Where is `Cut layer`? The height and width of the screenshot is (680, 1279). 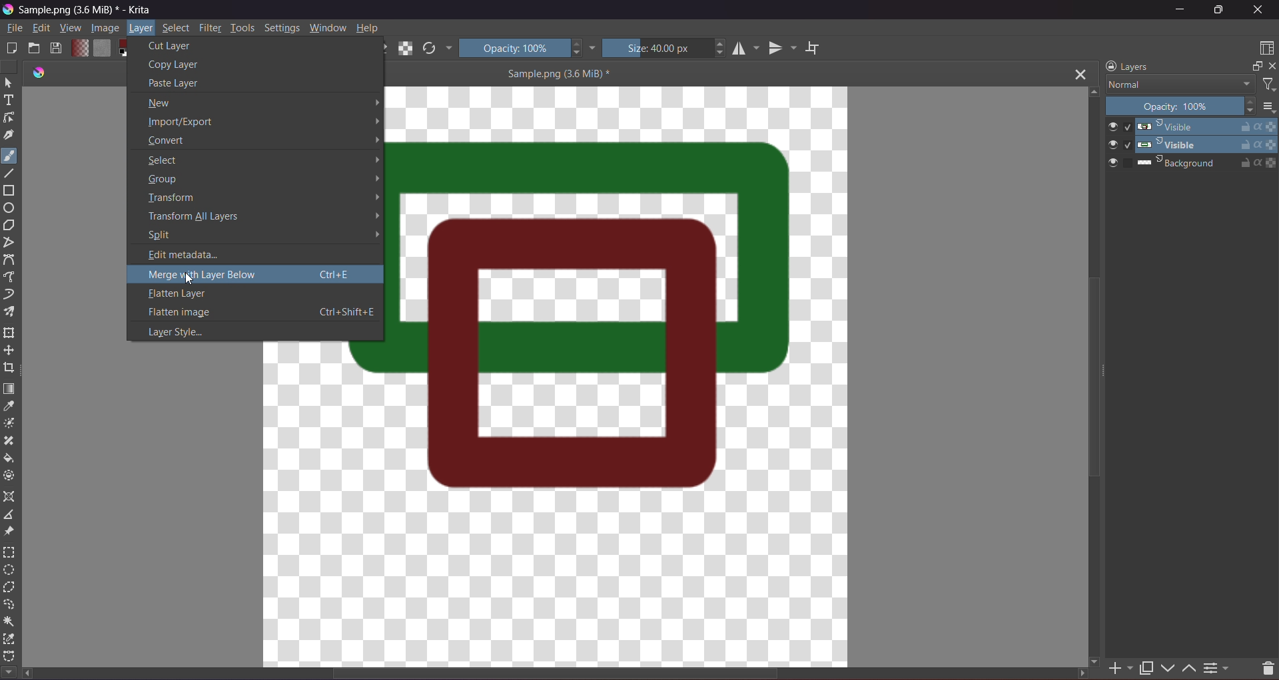 Cut layer is located at coordinates (256, 46).